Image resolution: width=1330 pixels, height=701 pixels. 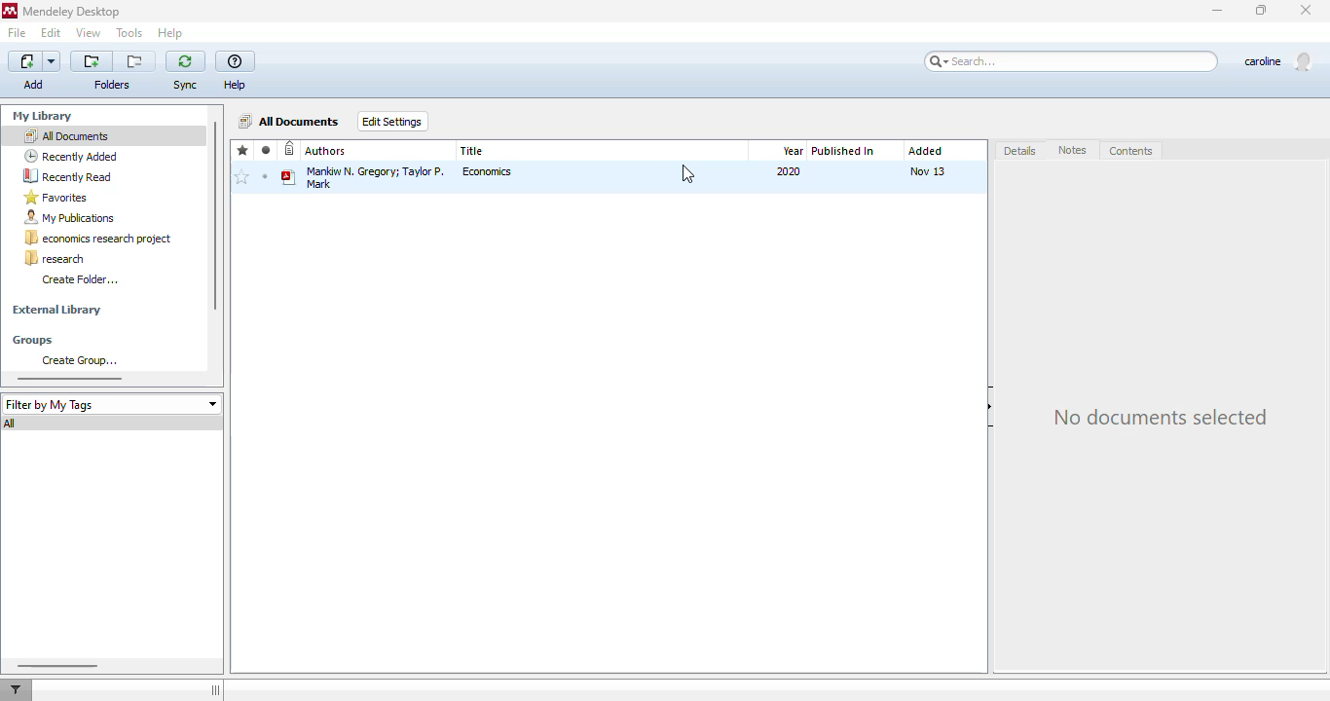 I want to click on profile, so click(x=1277, y=62).